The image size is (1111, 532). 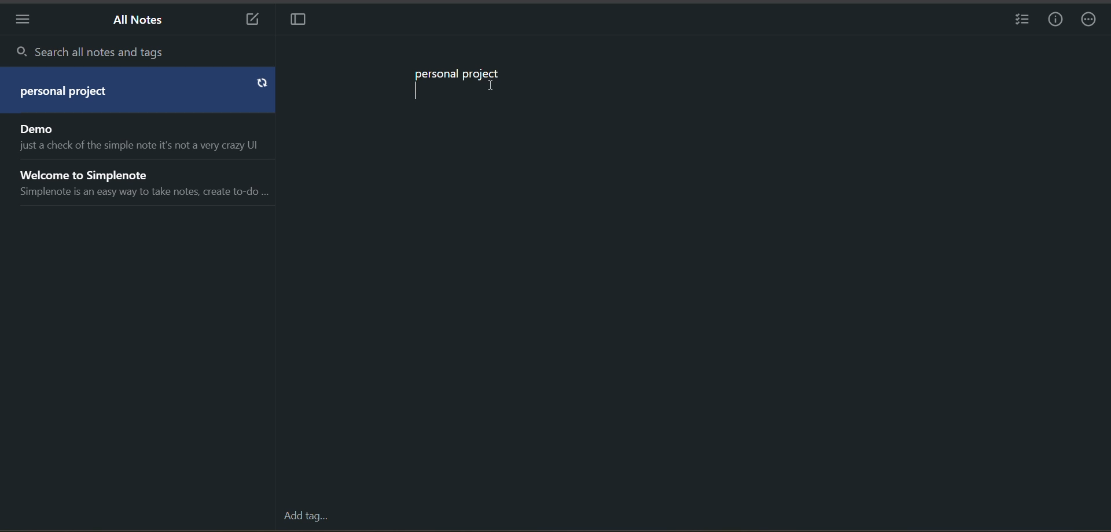 I want to click on text cursor, so click(x=417, y=91).